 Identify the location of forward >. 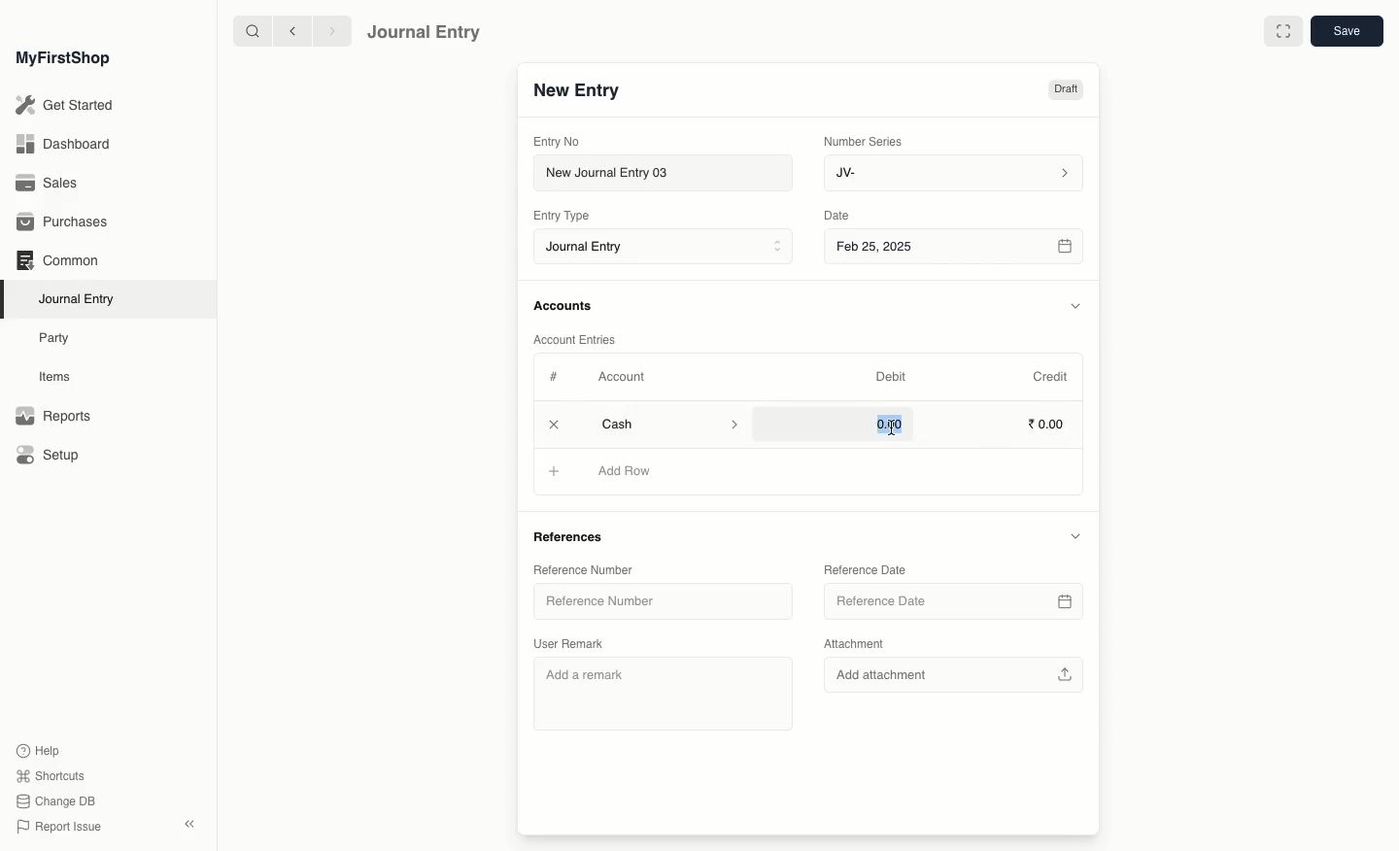
(327, 30).